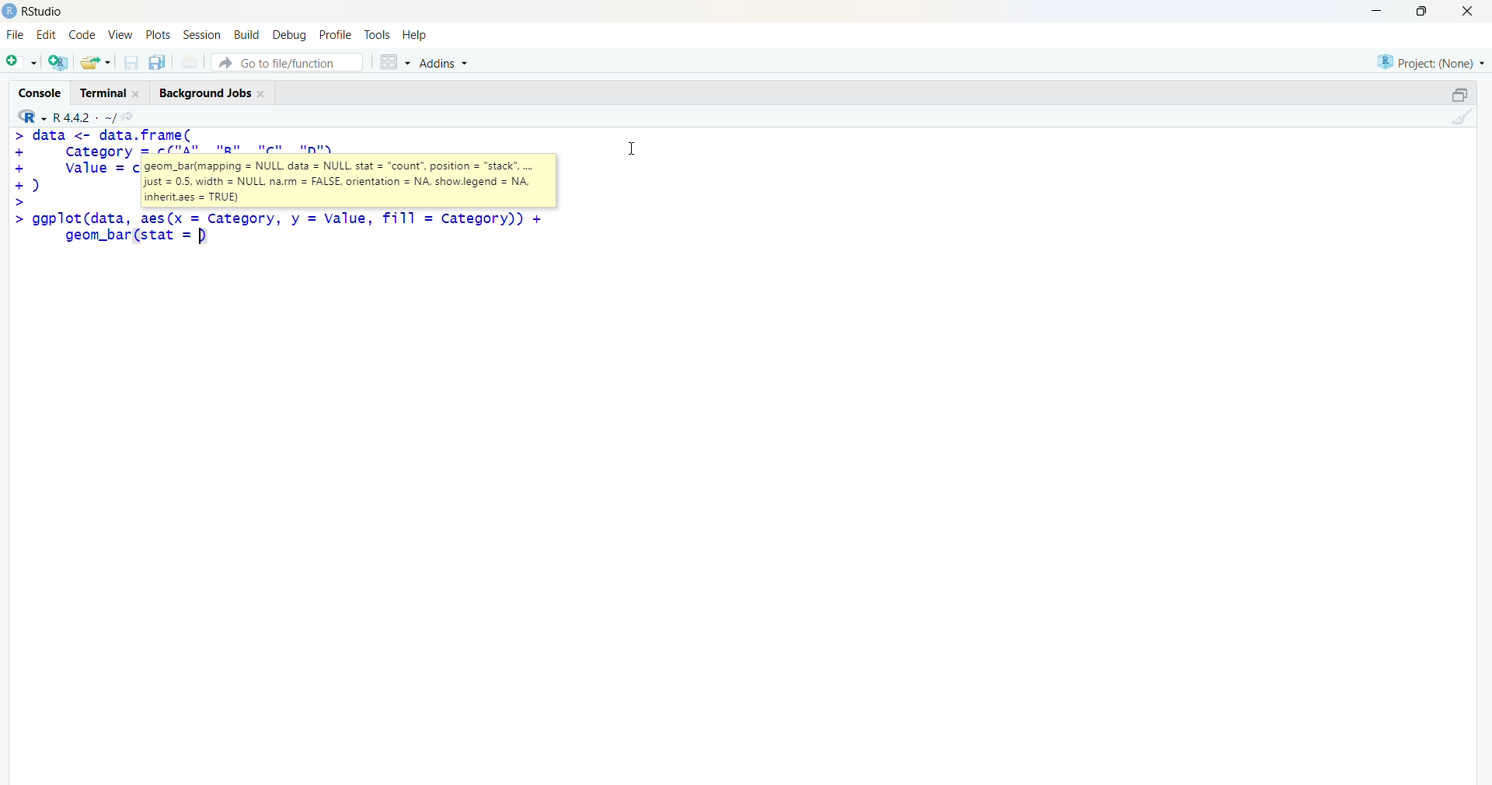 This screenshot has width=1492, height=785. What do you see at coordinates (394, 61) in the screenshot?
I see `grid view` at bounding box center [394, 61].